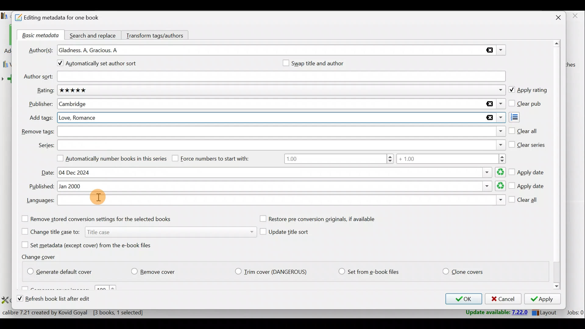  Describe the element at coordinates (99, 199) in the screenshot. I see `Cursor` at that location.